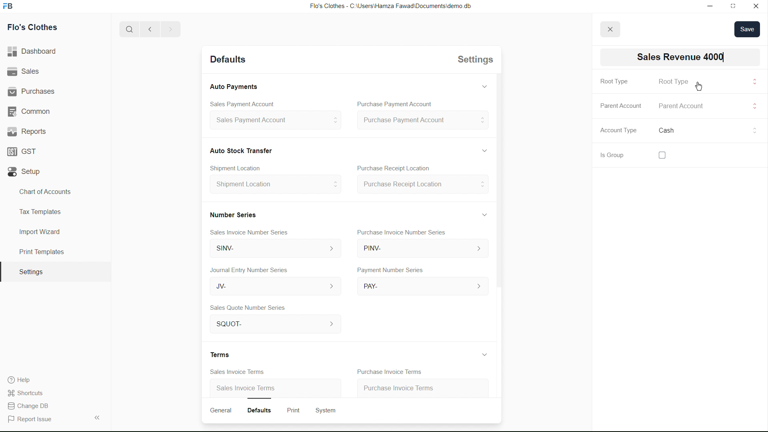 The height and width of the screenshot is (432, 768). Describe the element at coordinates (271, 249) in the screenshot. I see `SINV-` at that location.